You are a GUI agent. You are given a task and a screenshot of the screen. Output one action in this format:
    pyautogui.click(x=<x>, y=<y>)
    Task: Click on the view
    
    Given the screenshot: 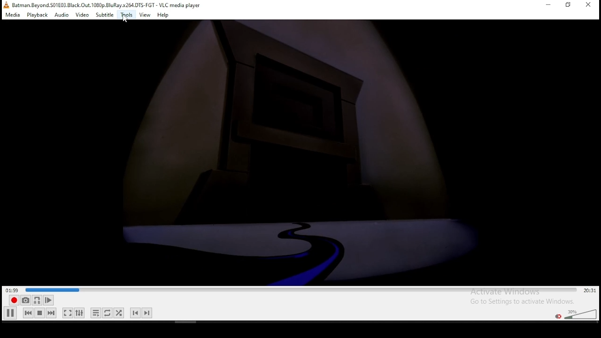 What is the action you would take?
    pyautogui.click(x=145, y=15)
    